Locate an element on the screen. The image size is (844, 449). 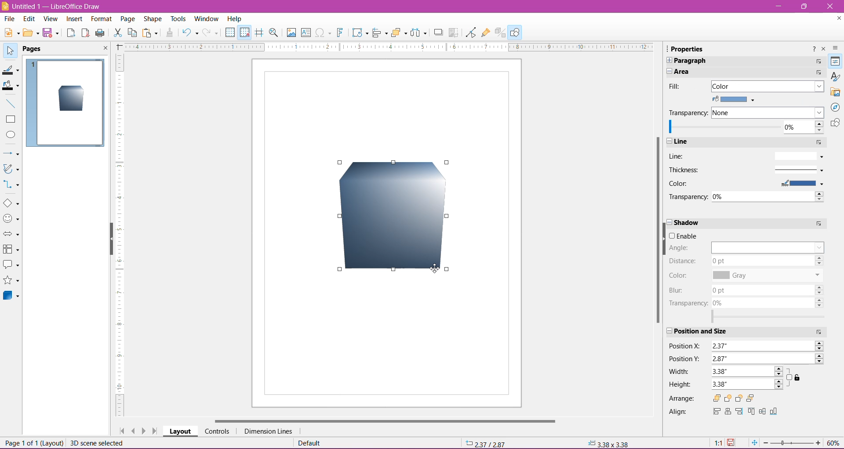
Fit Page to current window is located at coordinates (754, 443).